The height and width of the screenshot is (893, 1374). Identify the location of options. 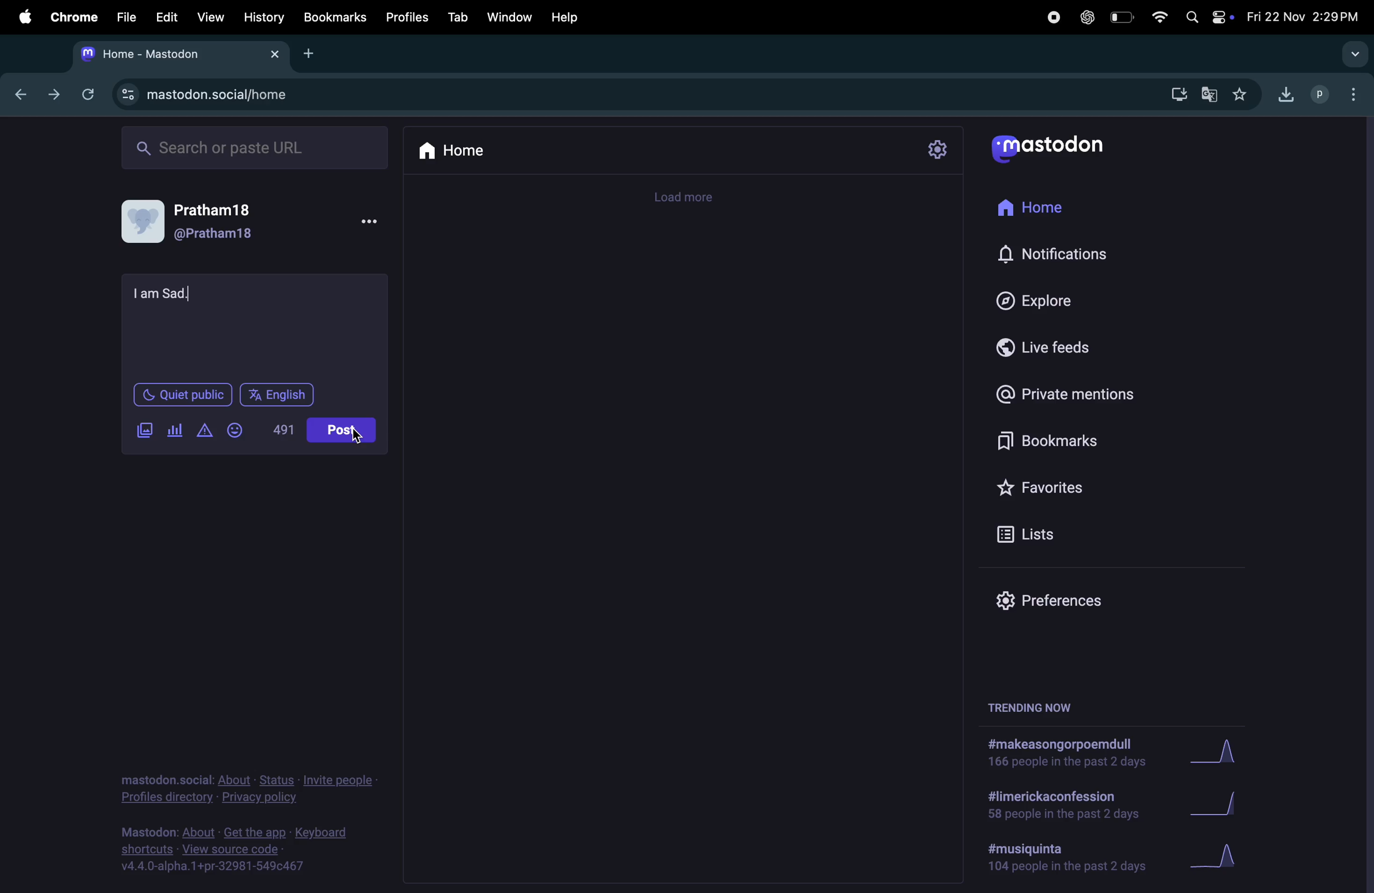
(1353, 96).